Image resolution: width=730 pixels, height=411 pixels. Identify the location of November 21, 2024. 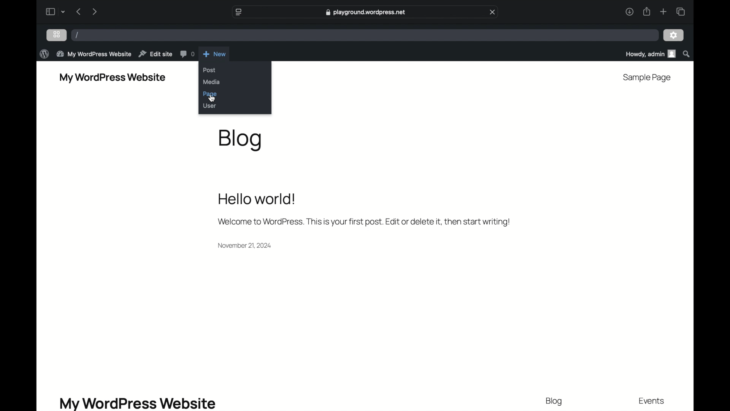
(248, 247).